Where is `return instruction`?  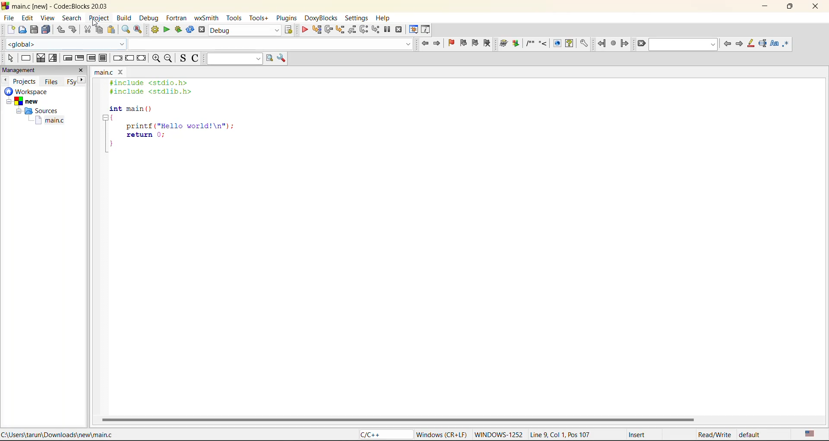
return instruction is located at coordinates (142, 59).